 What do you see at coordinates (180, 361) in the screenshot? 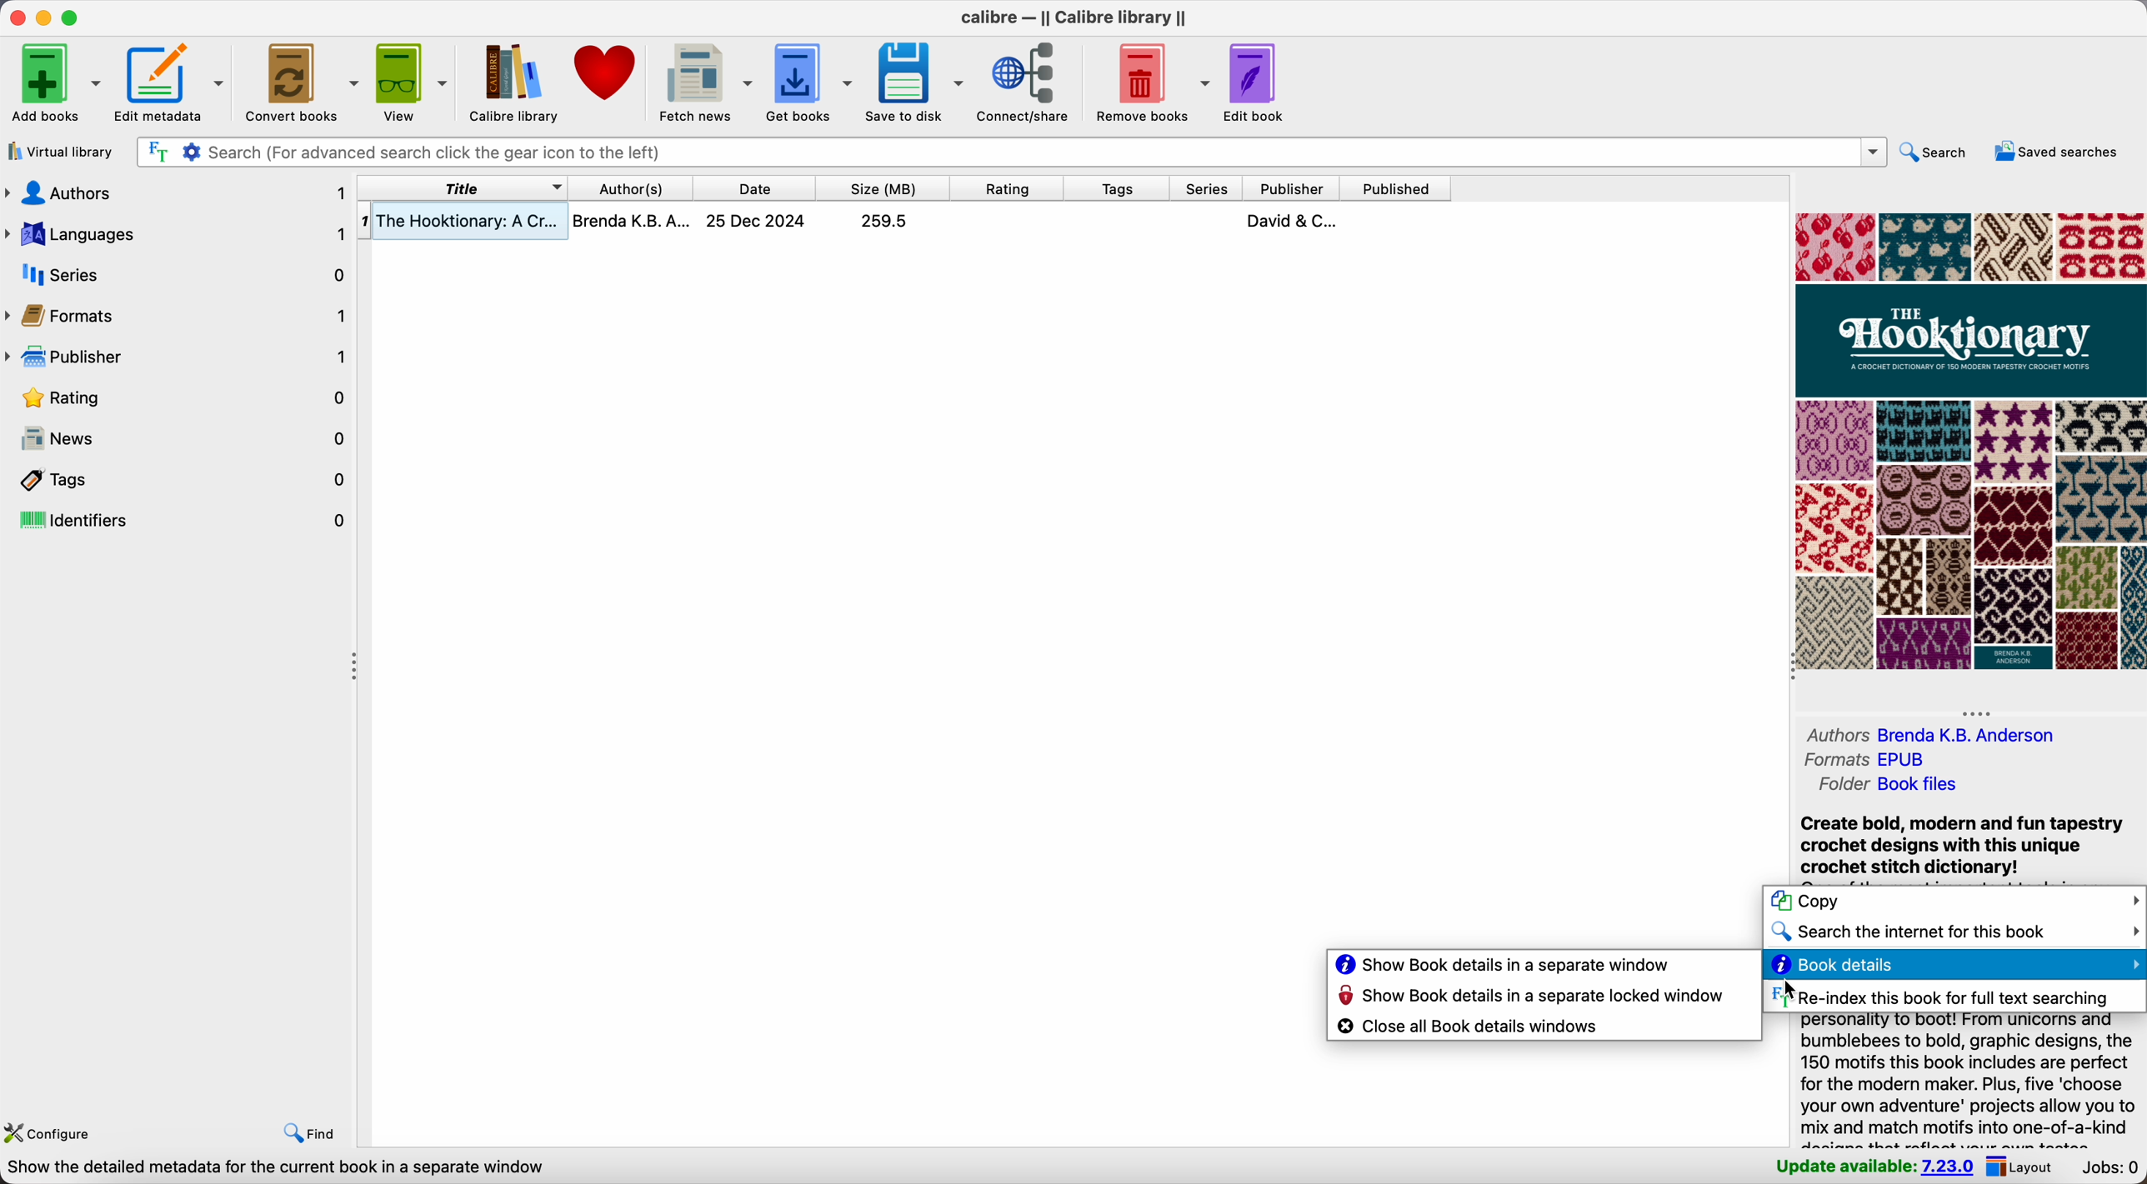
I see `publisher` at bounding box center [180, 361].